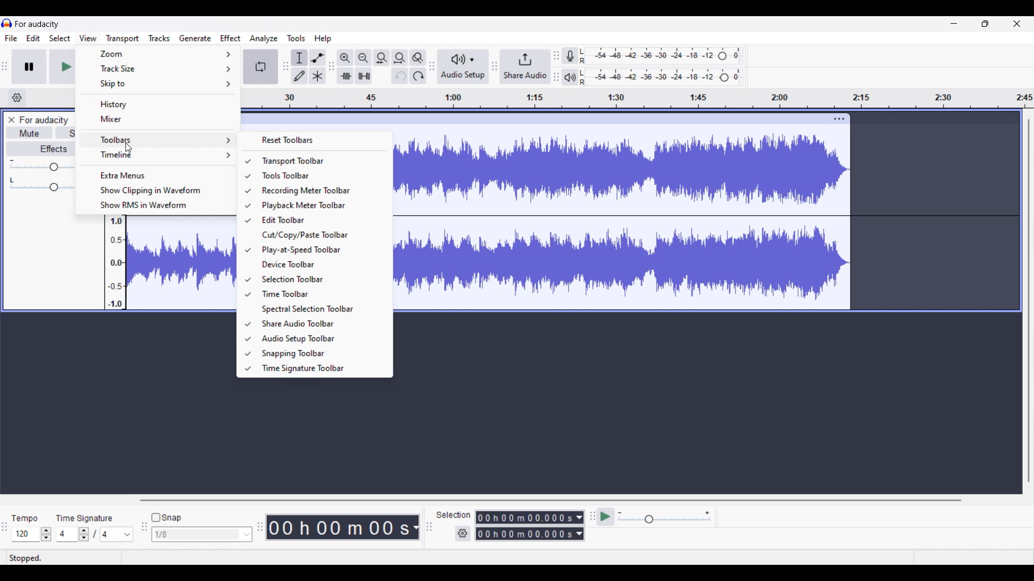  I want to click on Fit selection to width, so click(381, 58).